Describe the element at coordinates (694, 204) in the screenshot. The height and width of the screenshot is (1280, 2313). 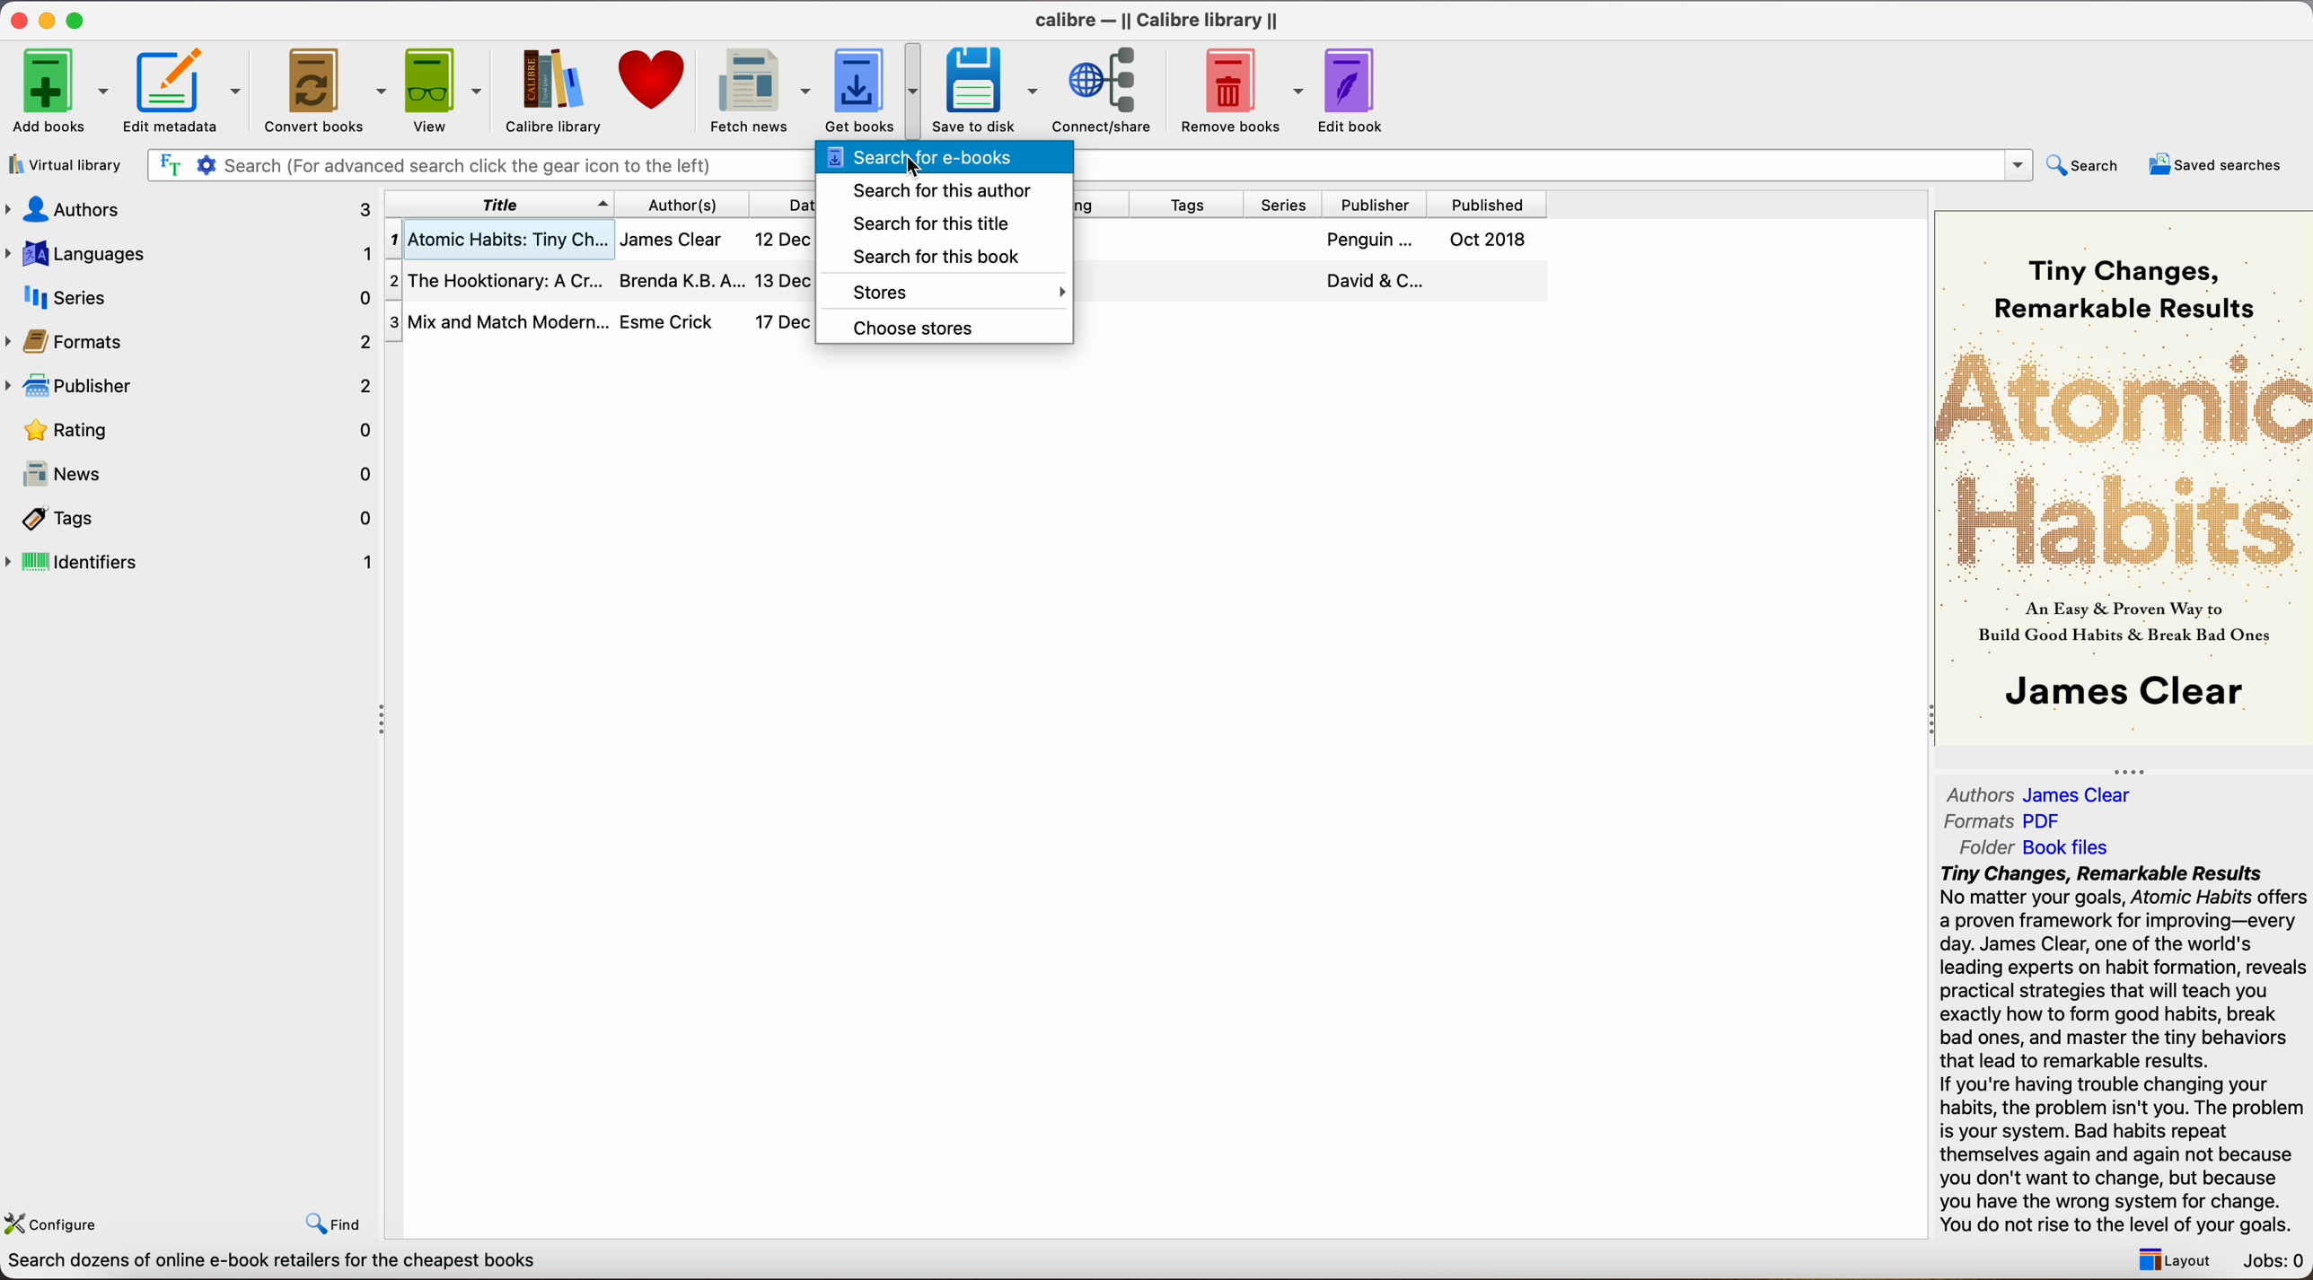
I see `authors` at that location.